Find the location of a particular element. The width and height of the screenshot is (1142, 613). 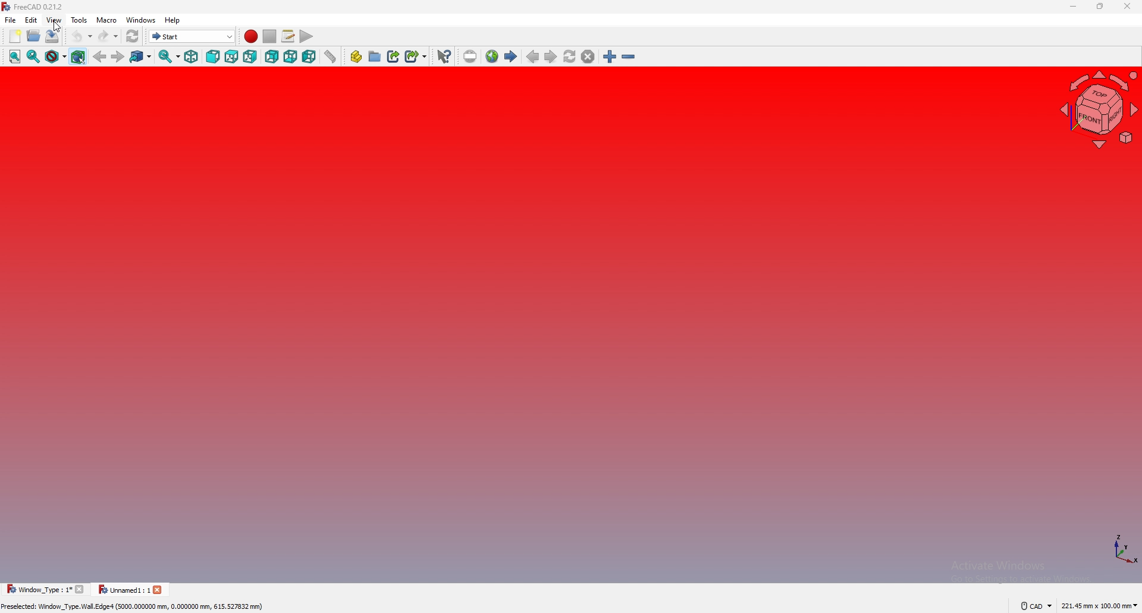

tools is located at coordinates (79, 19).